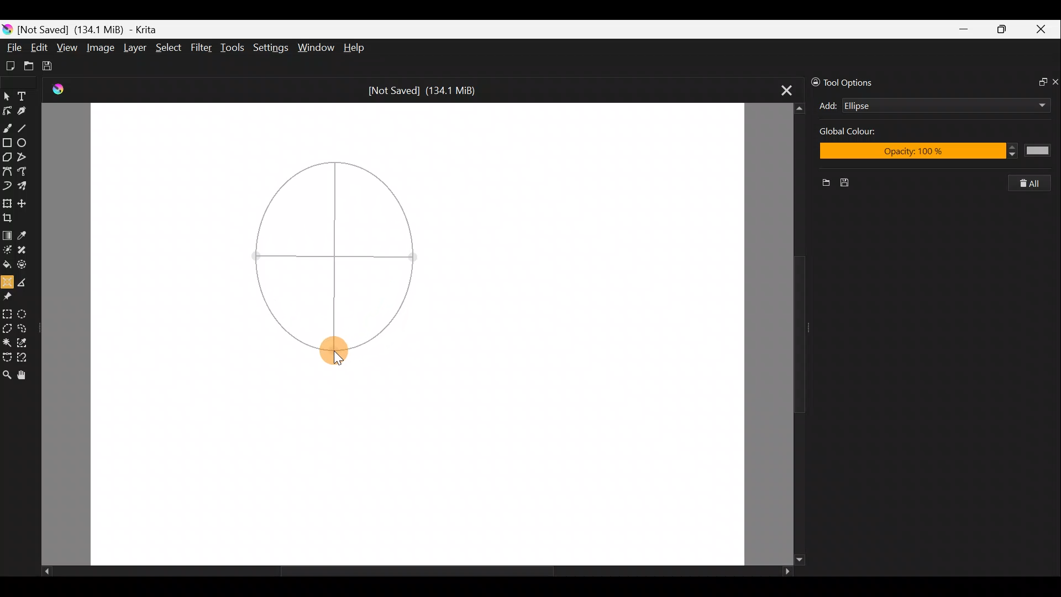 The height and width of the screenshot is (597, 1061). I want to click on Ellipse, so click(27, 143).